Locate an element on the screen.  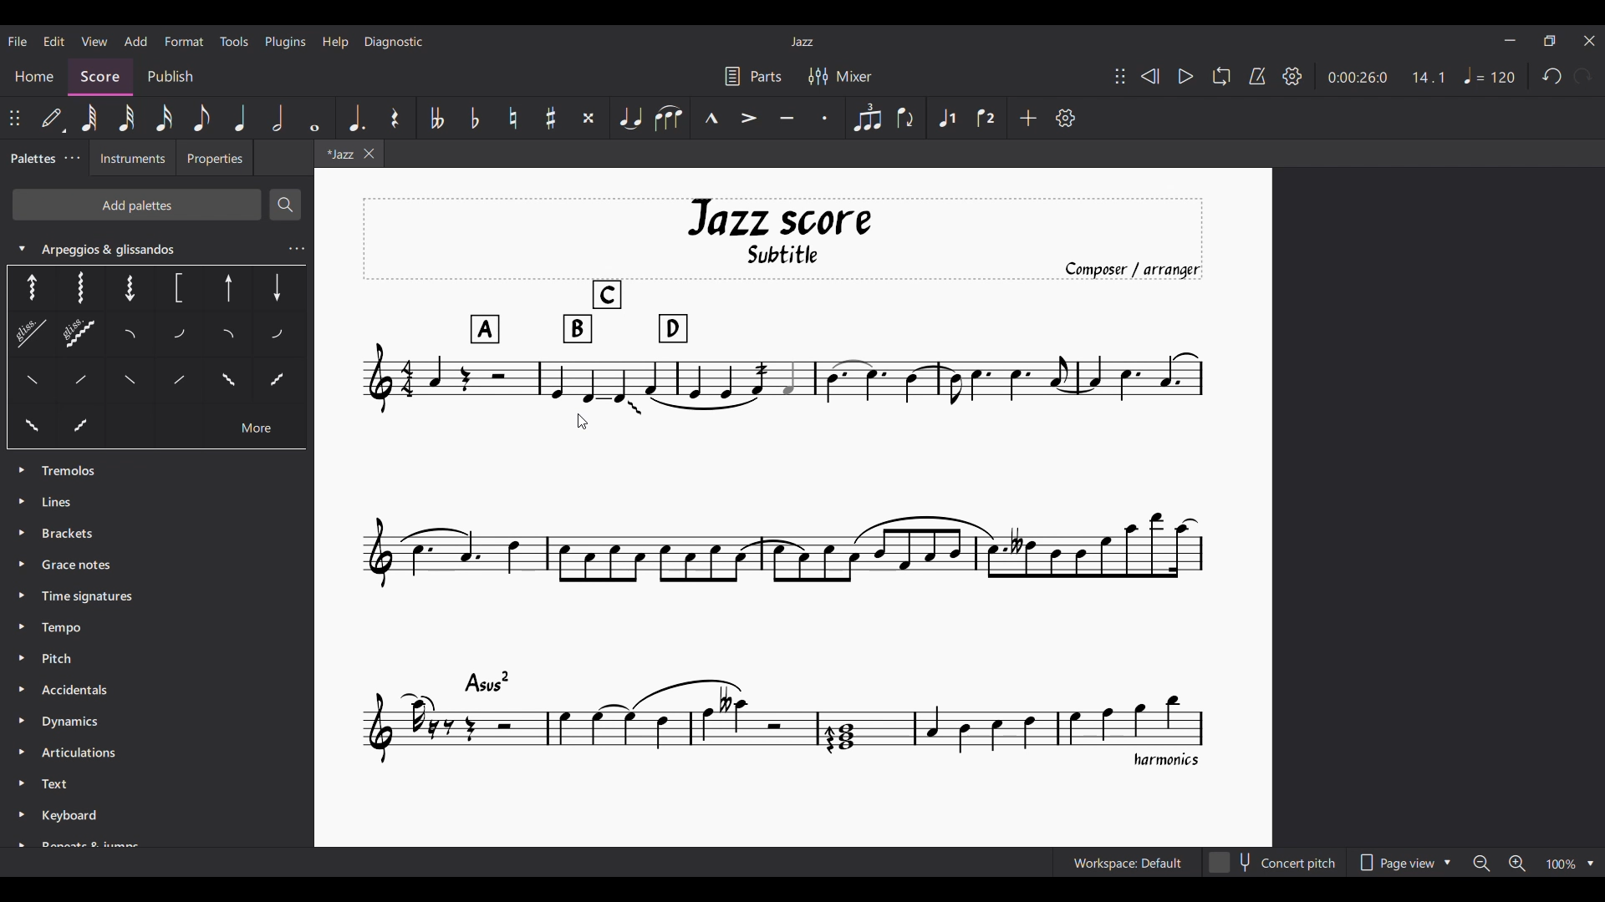
Voice 1 is located at coordinates (947, 117).